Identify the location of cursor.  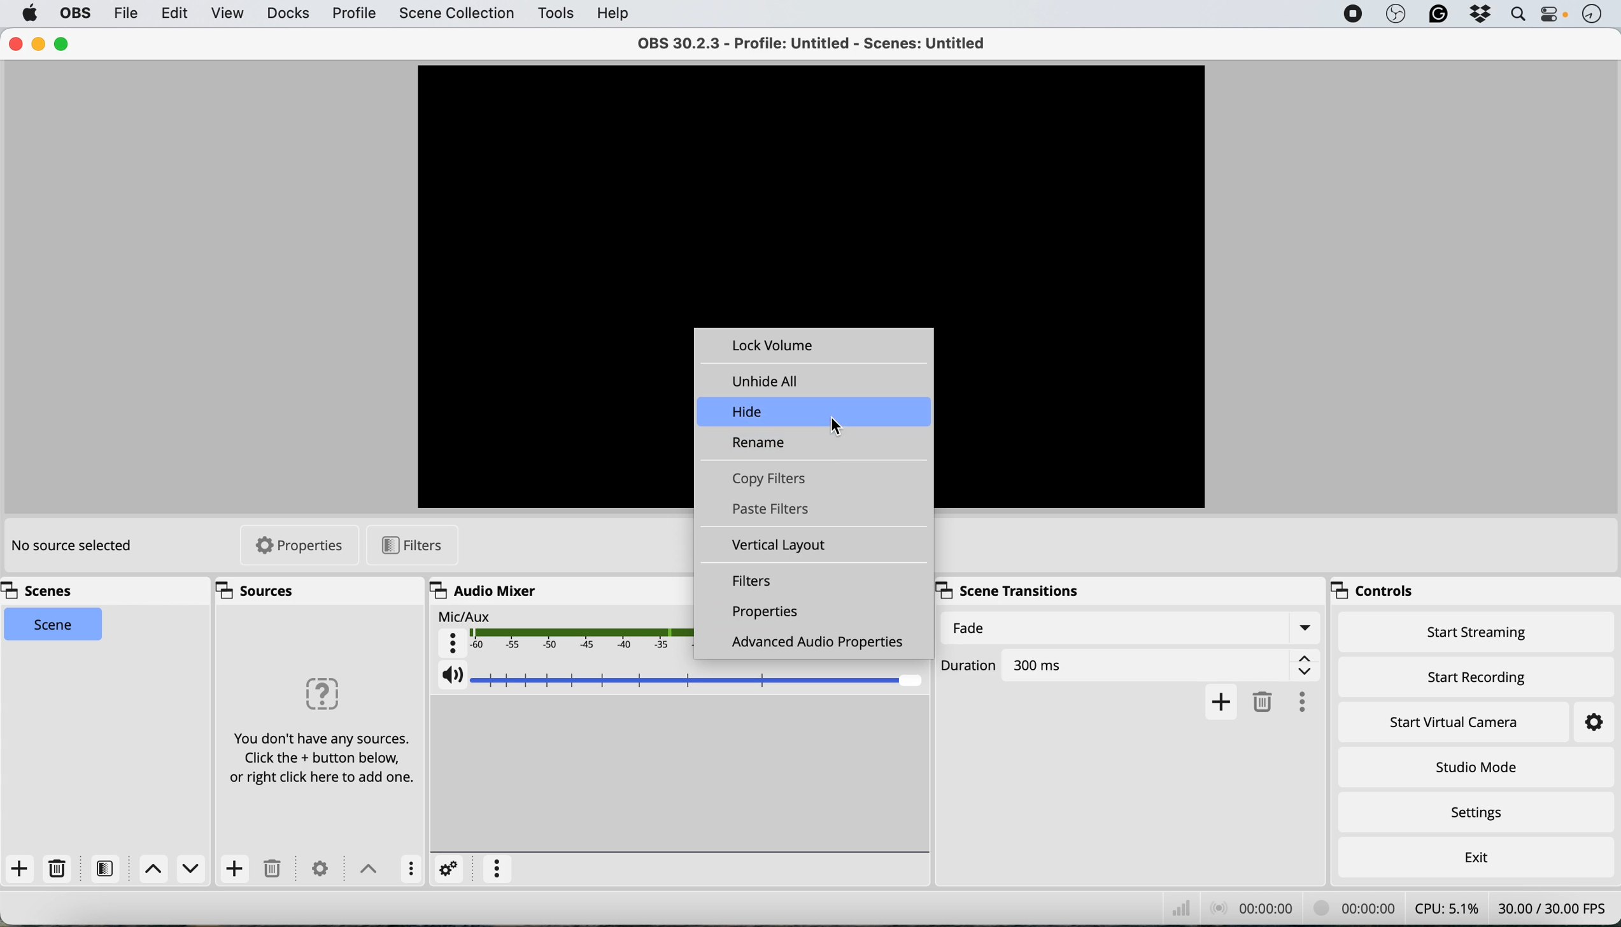
(840, 425).